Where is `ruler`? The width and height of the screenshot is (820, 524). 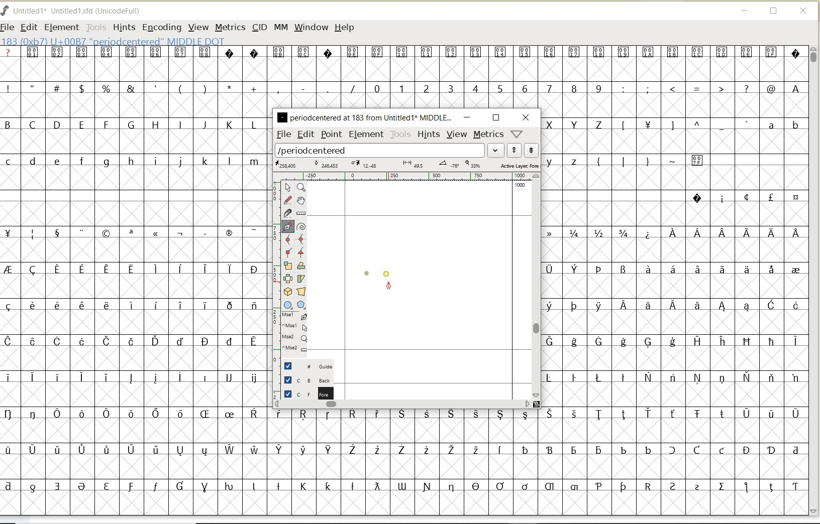
ruler is located at coordinates (408, 177).